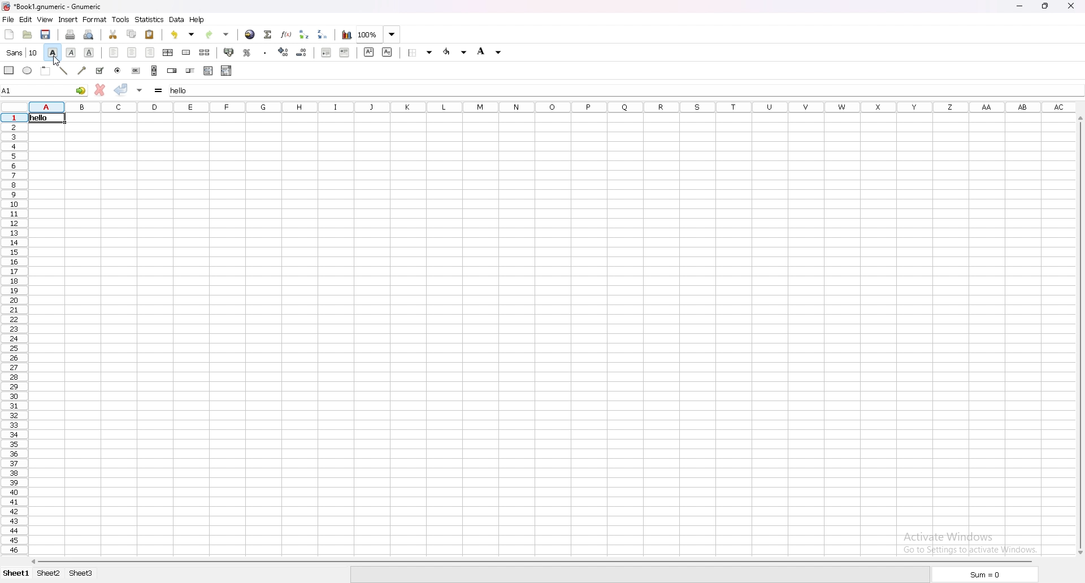  What do you see at coordinates (491, 50) in the screenshot?
I see `foreground` at bounding box center [491, 50].